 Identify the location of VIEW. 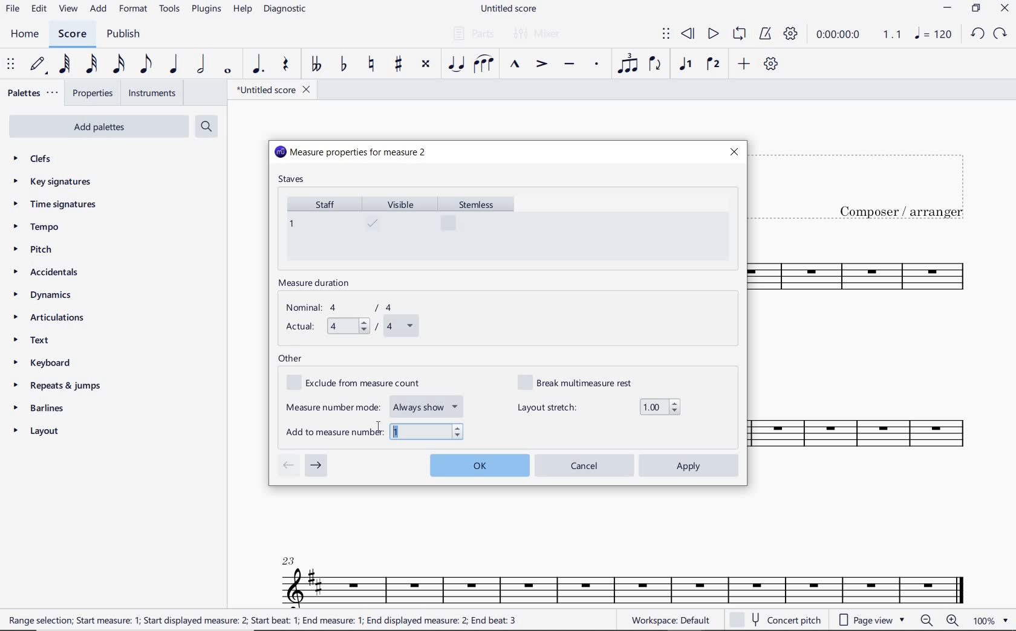
(68, 10).